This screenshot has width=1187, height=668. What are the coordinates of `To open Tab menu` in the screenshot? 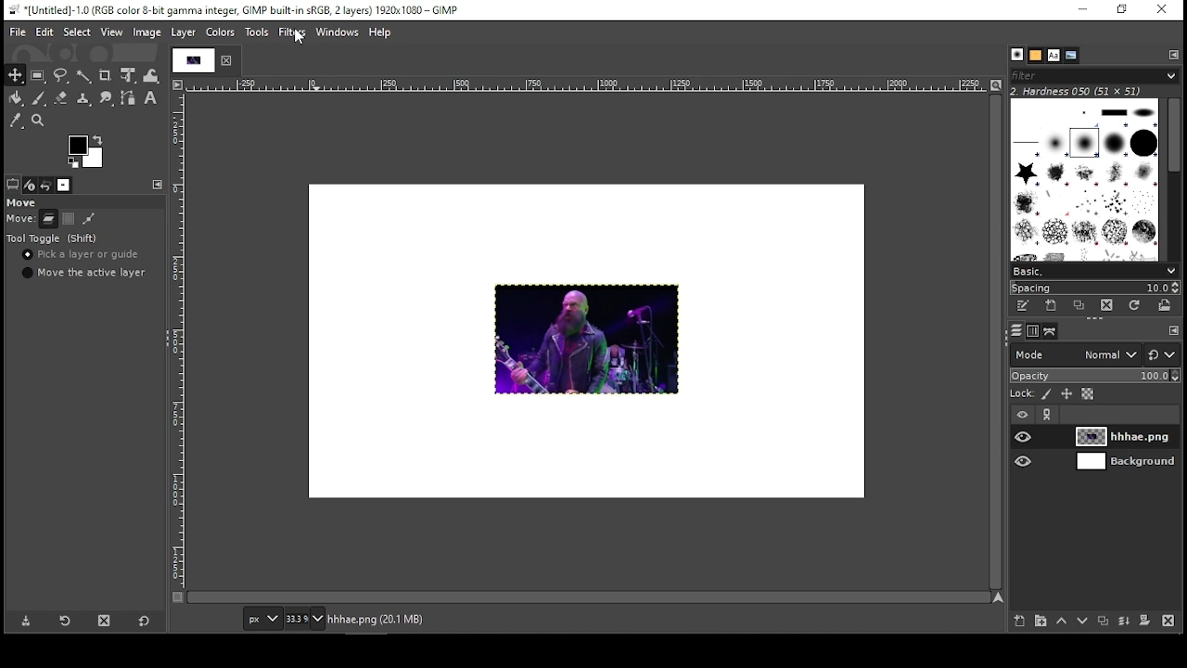 It's located at (1173, 331).